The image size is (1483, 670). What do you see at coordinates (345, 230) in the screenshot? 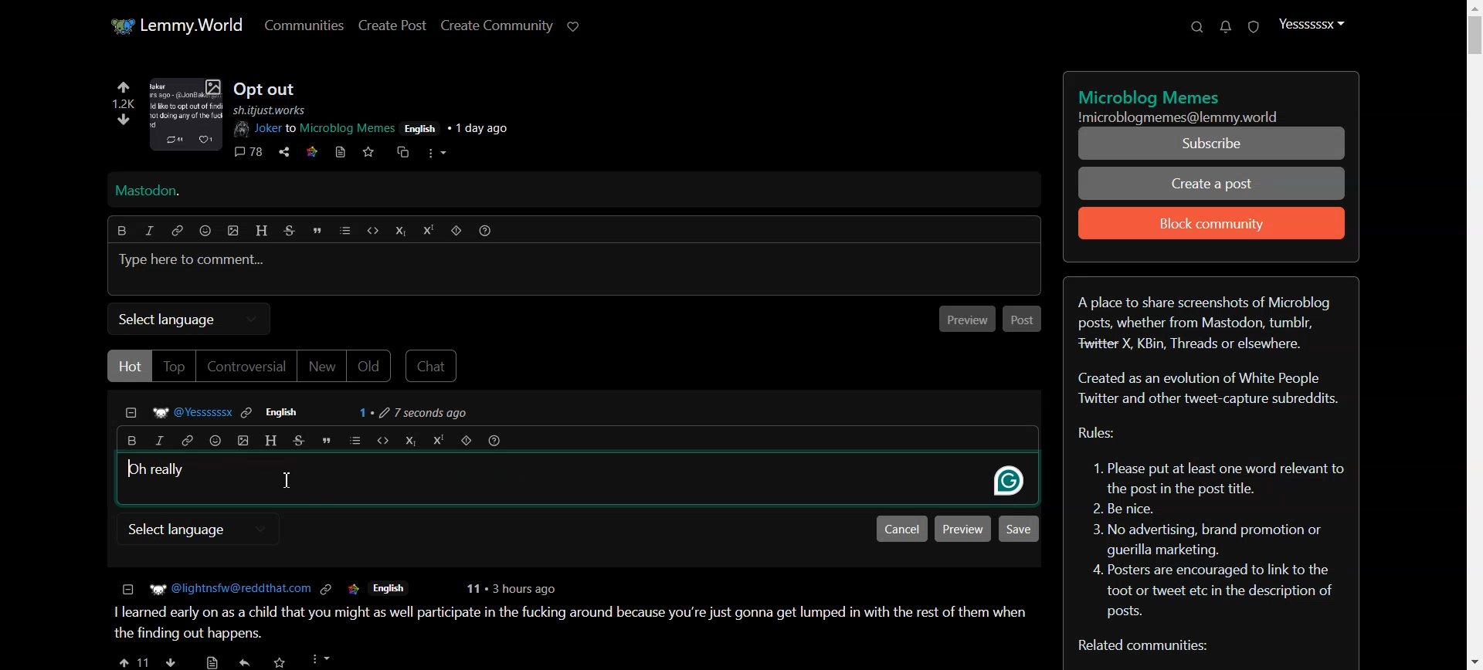
I see `list` at bounding box center [345, 230].